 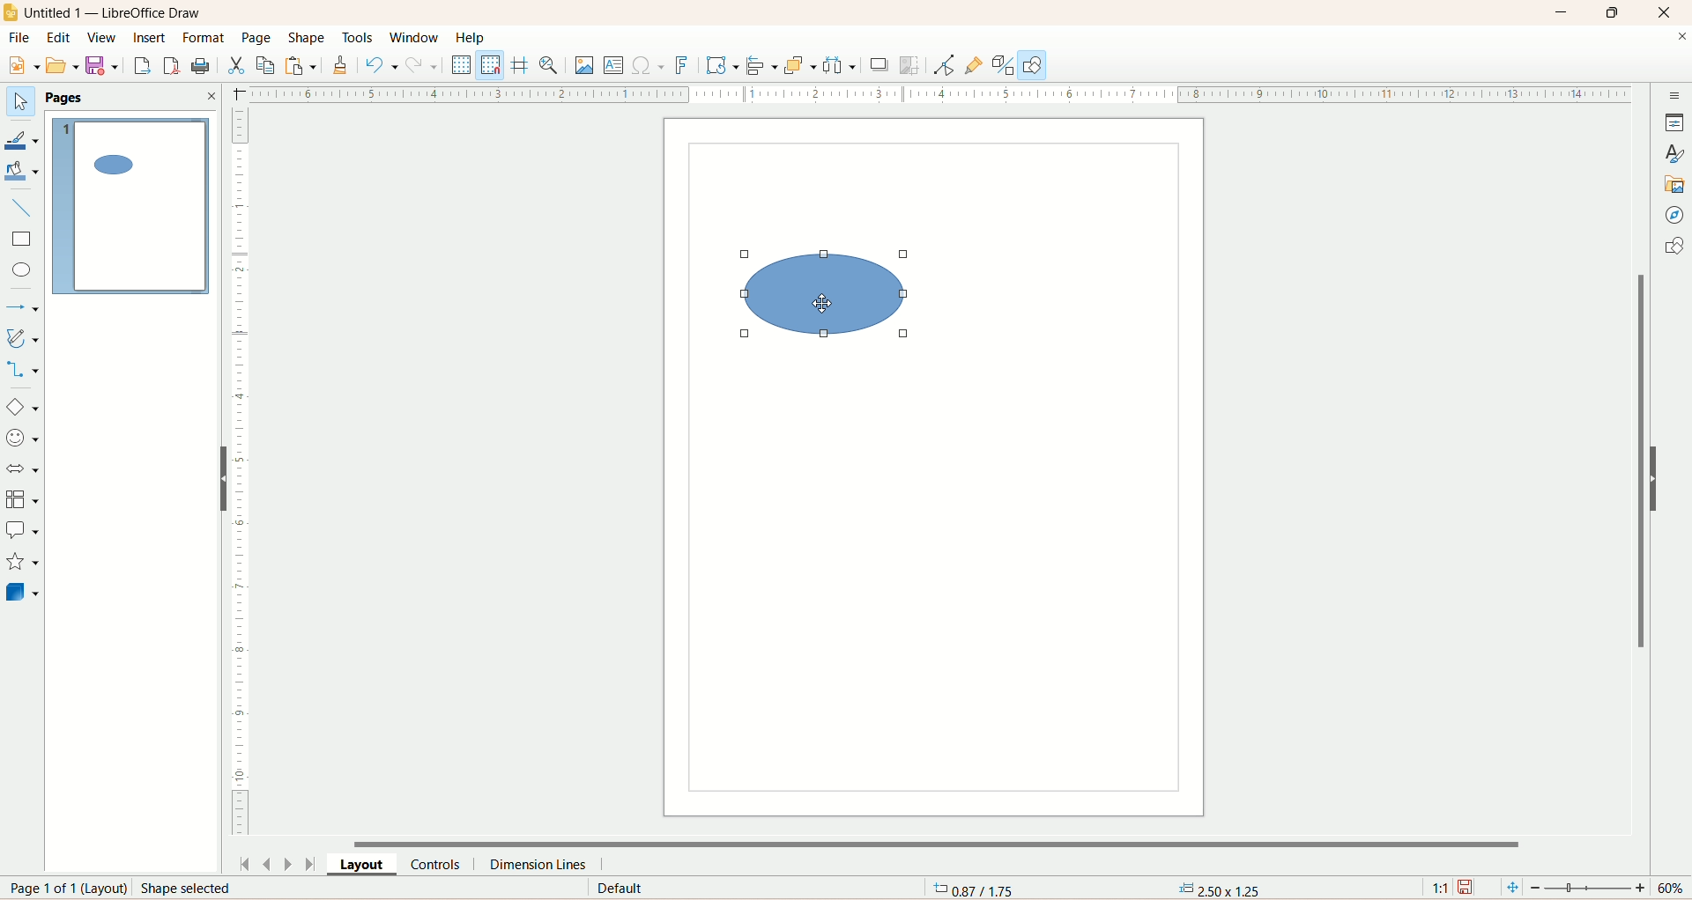 I want to click on anchor point, so click(x=1219, y=889).